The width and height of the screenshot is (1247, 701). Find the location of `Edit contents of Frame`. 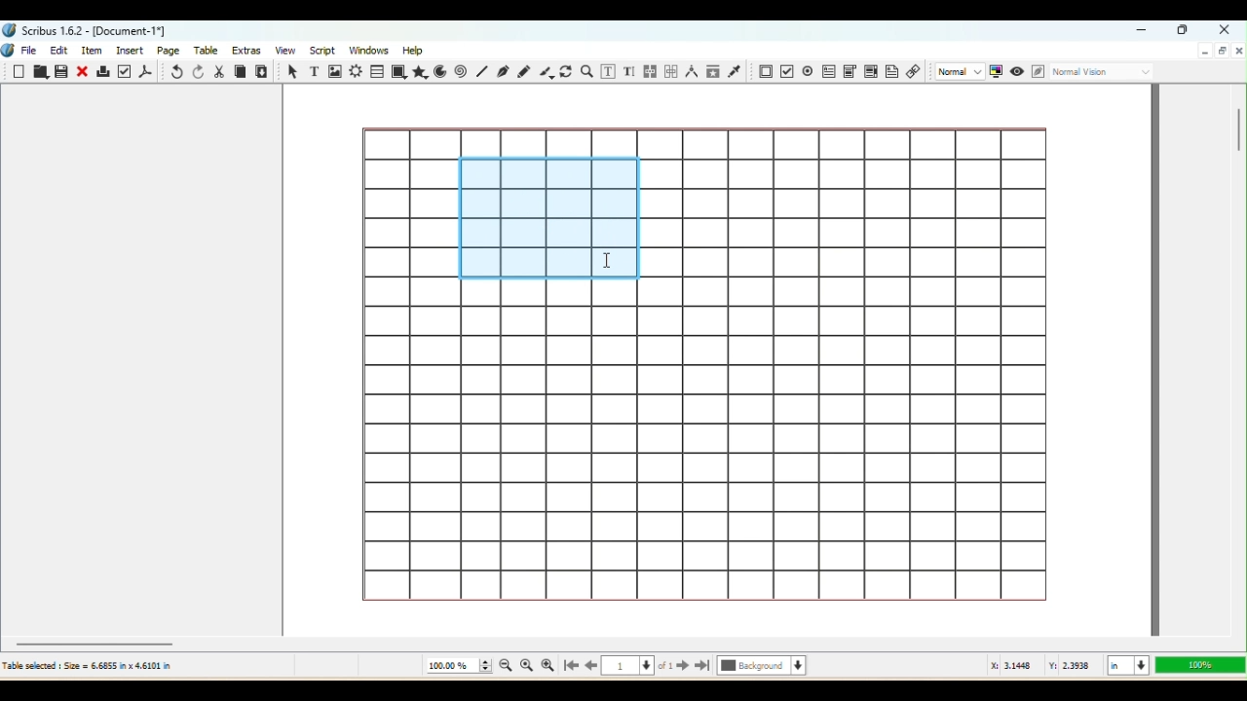

Edit contents of Frame is located at coordinates (610, 72).